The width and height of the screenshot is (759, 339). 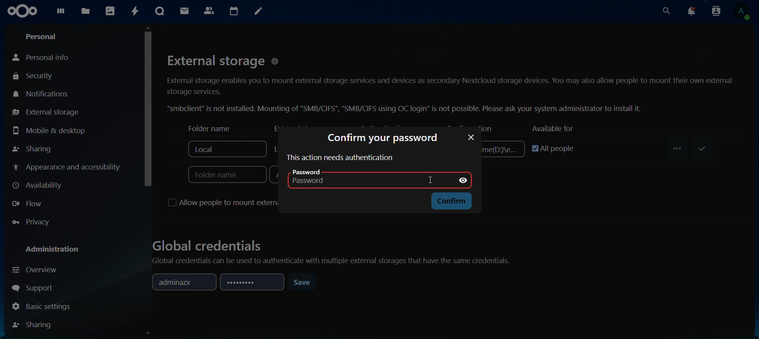 I want to click on notifications, so click(x=692, y=11).